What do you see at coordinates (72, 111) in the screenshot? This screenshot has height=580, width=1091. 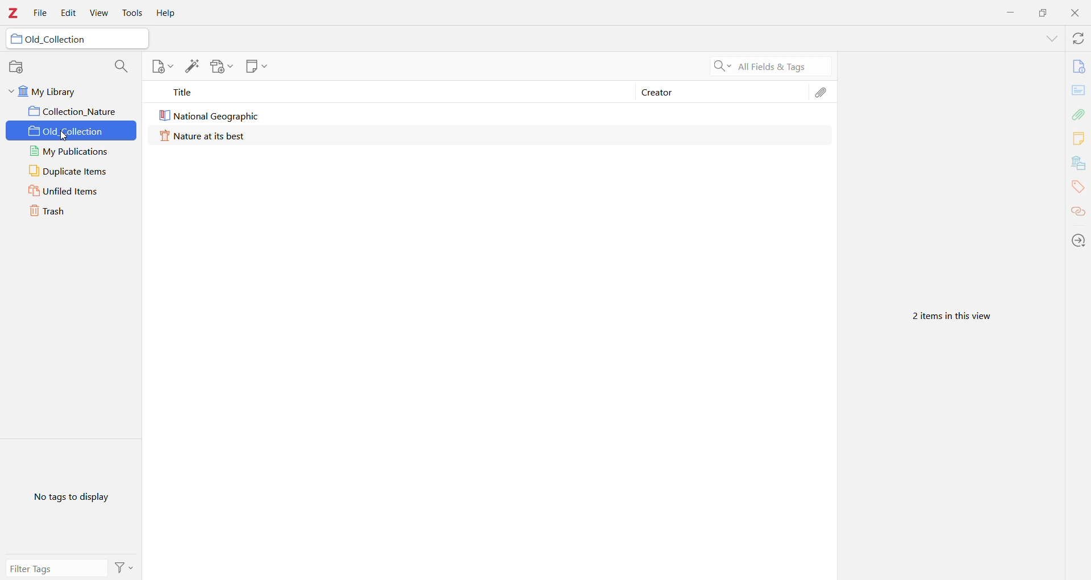 I see `Collection_Nature` at bounding box center [72, 111].